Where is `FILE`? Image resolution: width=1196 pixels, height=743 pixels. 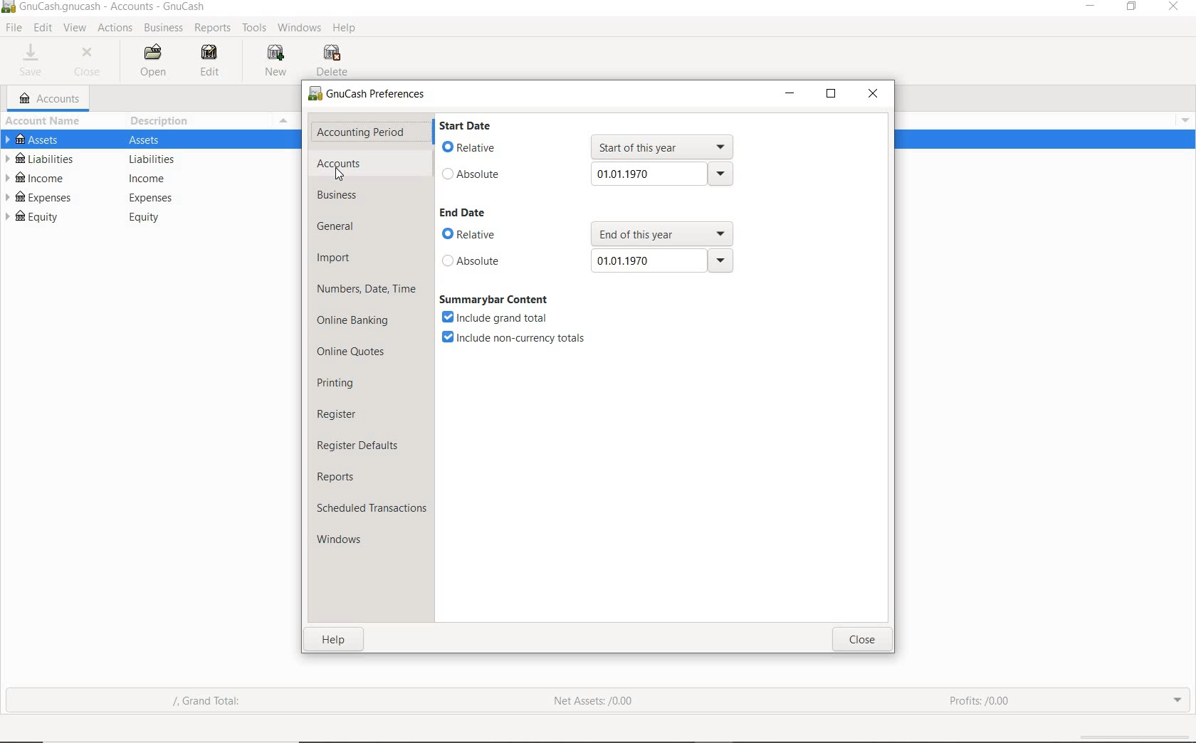 FILE is located at coordinates (13, 28).